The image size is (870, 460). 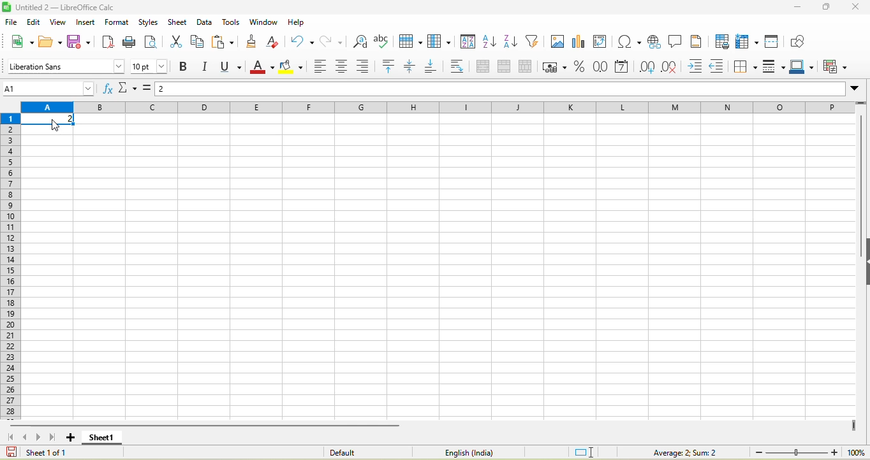 What do you see at coordinates (503, 89) in the screenshot?
I see `formula bar` at bounding box center [503, 89].